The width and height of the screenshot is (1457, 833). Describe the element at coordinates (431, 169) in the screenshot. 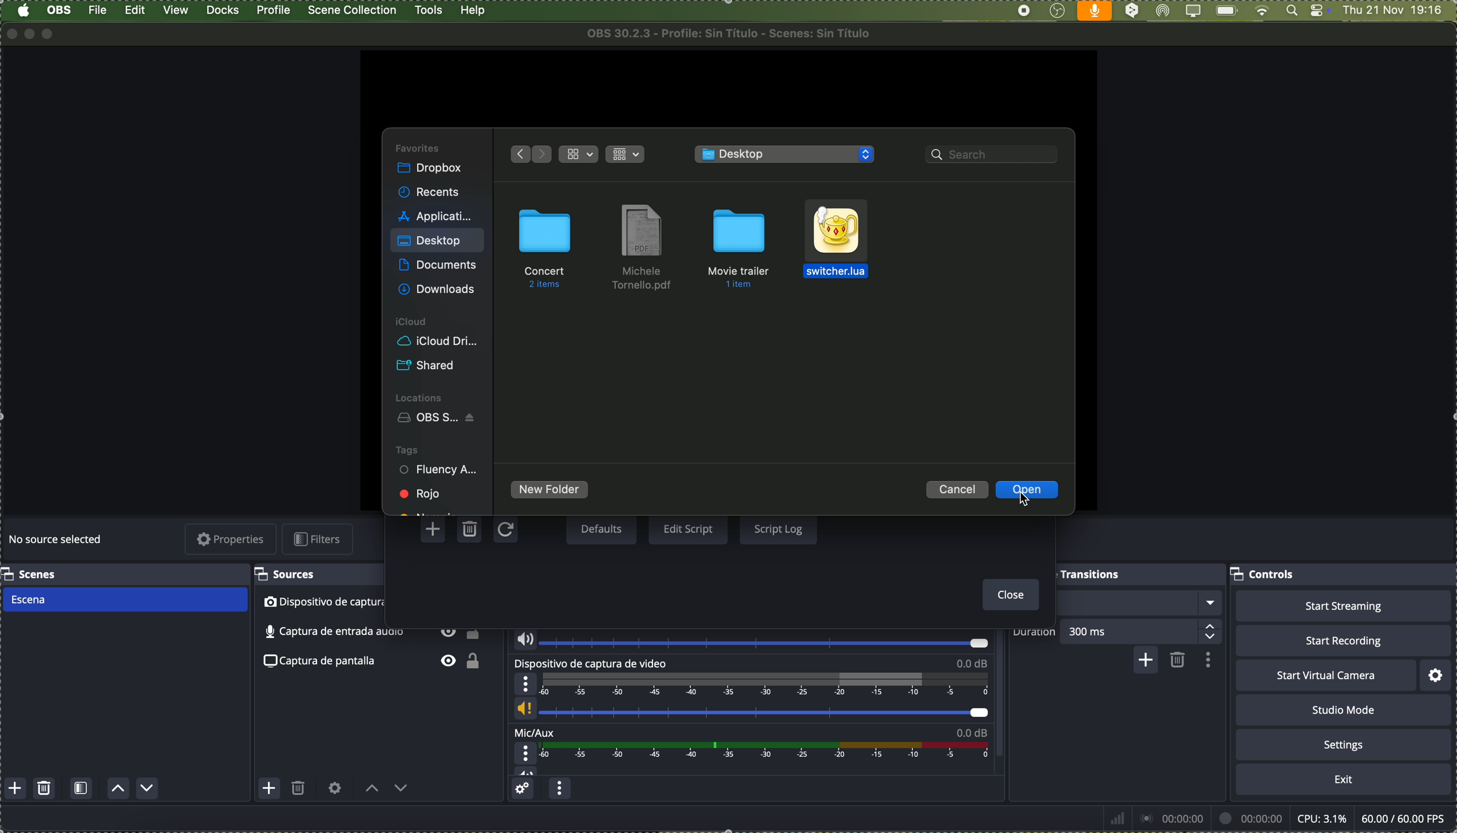

I see `dropbox` at that location.